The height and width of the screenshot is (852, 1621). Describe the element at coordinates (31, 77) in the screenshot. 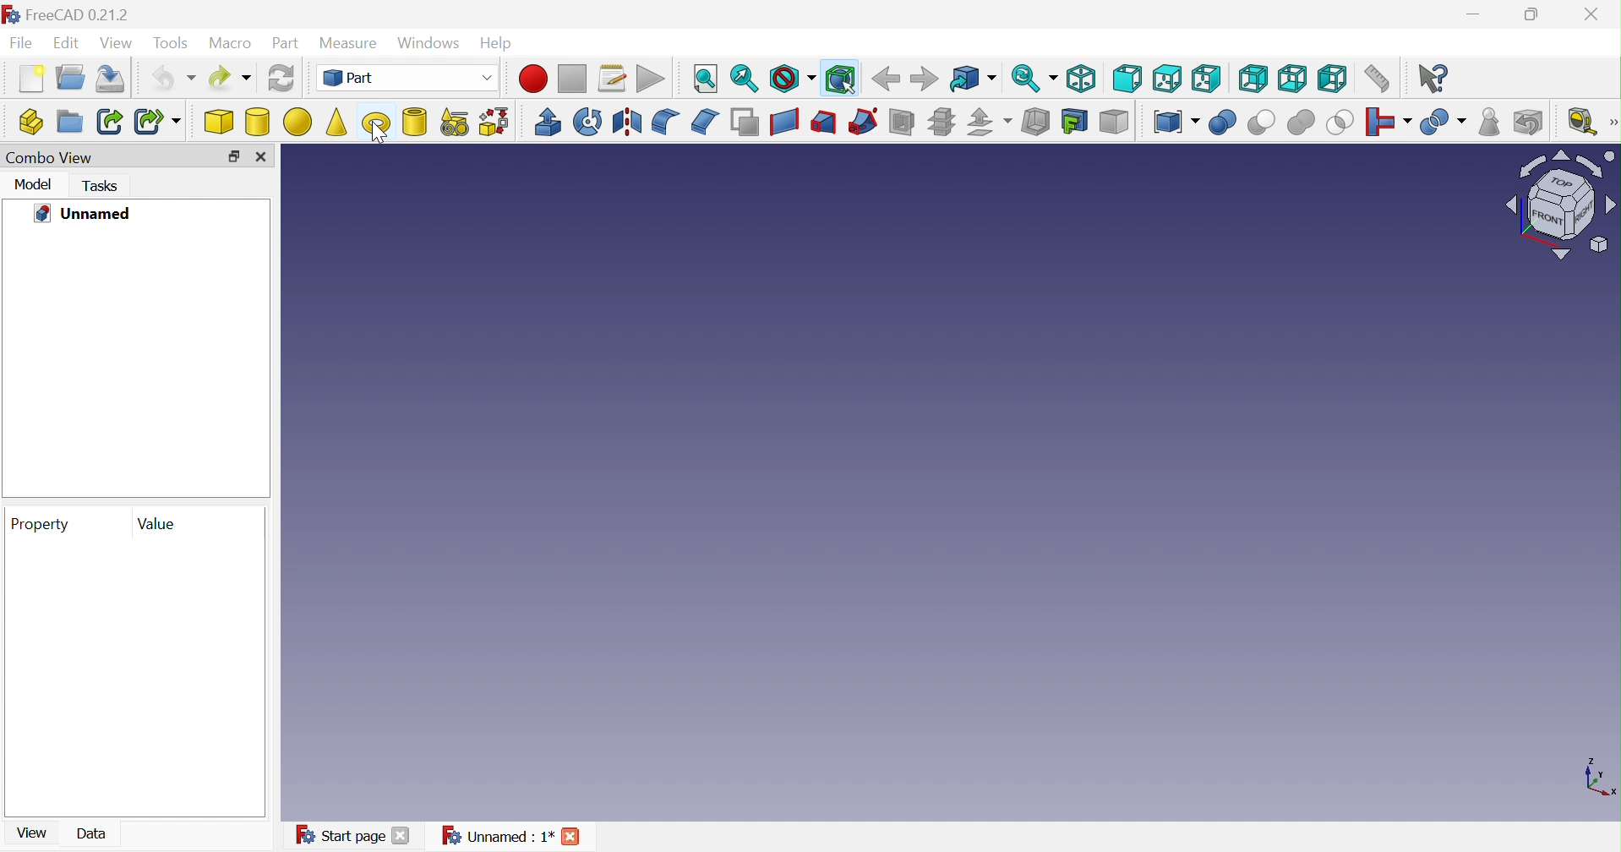

I see `New` at that location.